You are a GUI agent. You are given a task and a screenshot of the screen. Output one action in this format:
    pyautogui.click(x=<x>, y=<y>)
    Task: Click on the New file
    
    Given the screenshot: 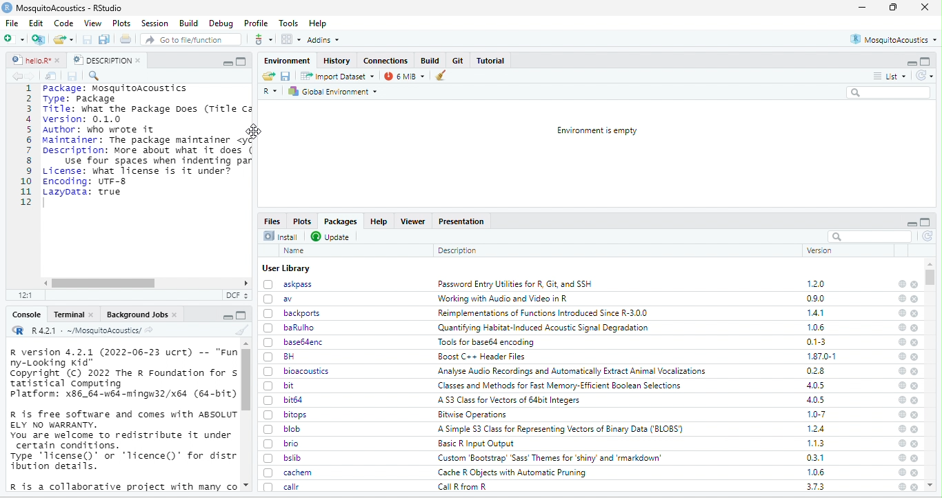 What is the action you would take?
    pyautogui.click(x=17, y=39)
    